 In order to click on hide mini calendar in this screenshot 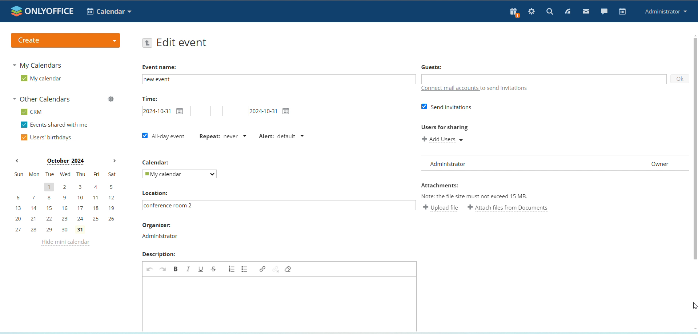, I will do `click(65, 243)`.